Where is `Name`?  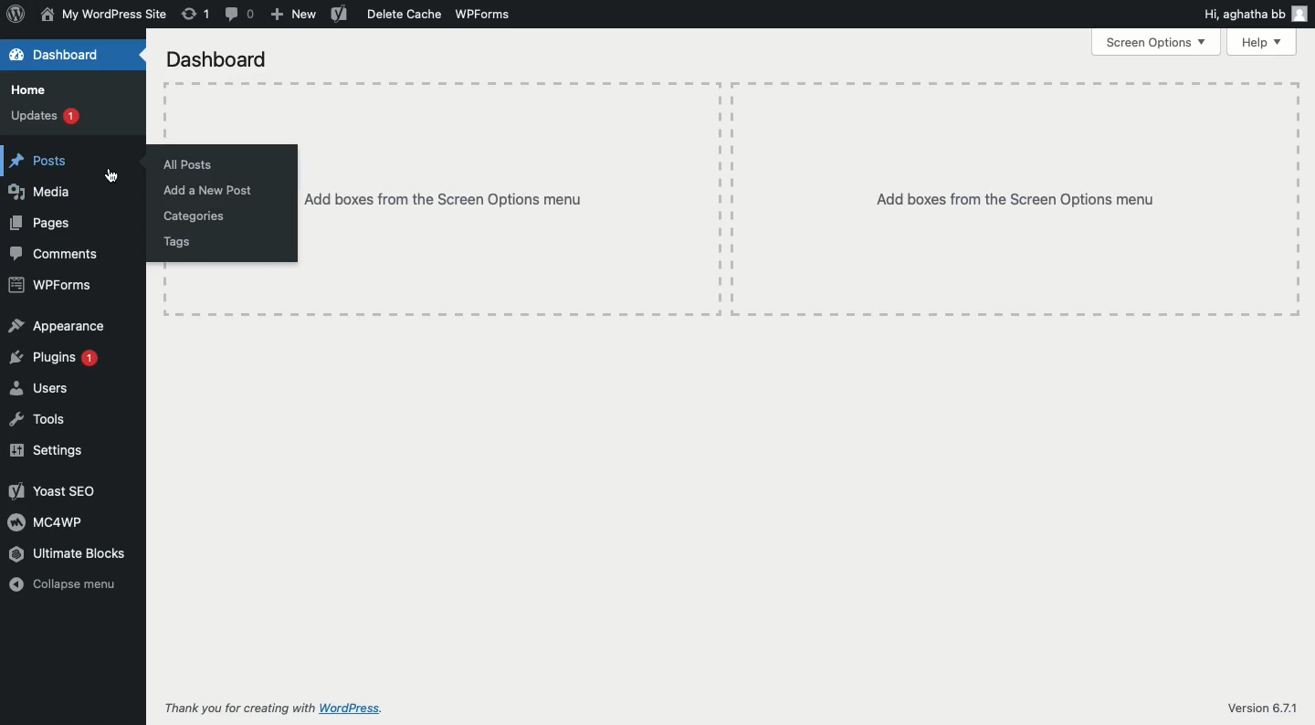 Name is located at coordinates (103, 13).